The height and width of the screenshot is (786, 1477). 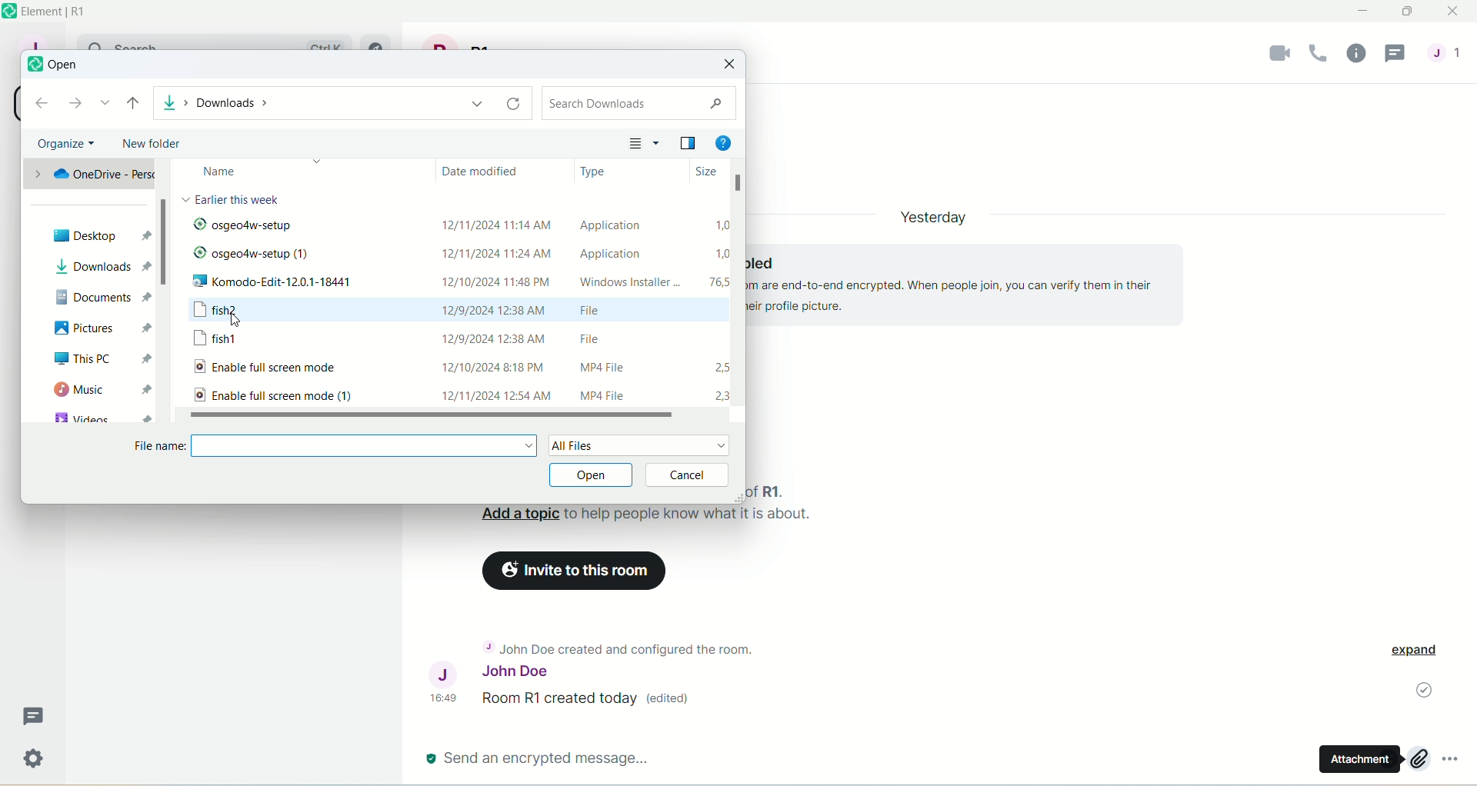 I want to click on search, so click(x=640, y=102).